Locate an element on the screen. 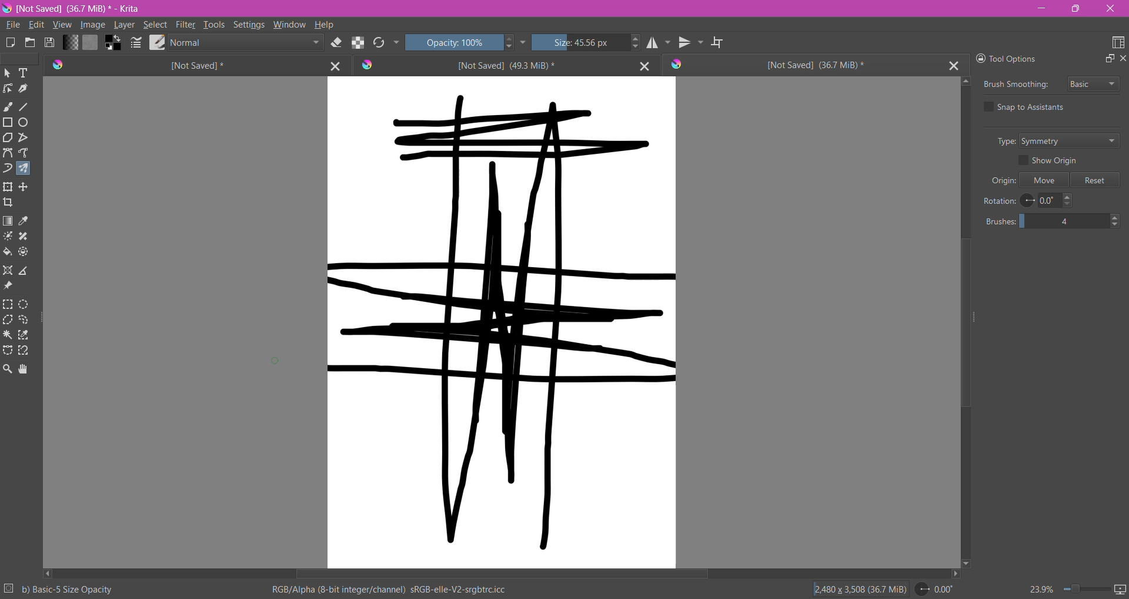  Set Eraser Mode is located at coordinates (335, 43).